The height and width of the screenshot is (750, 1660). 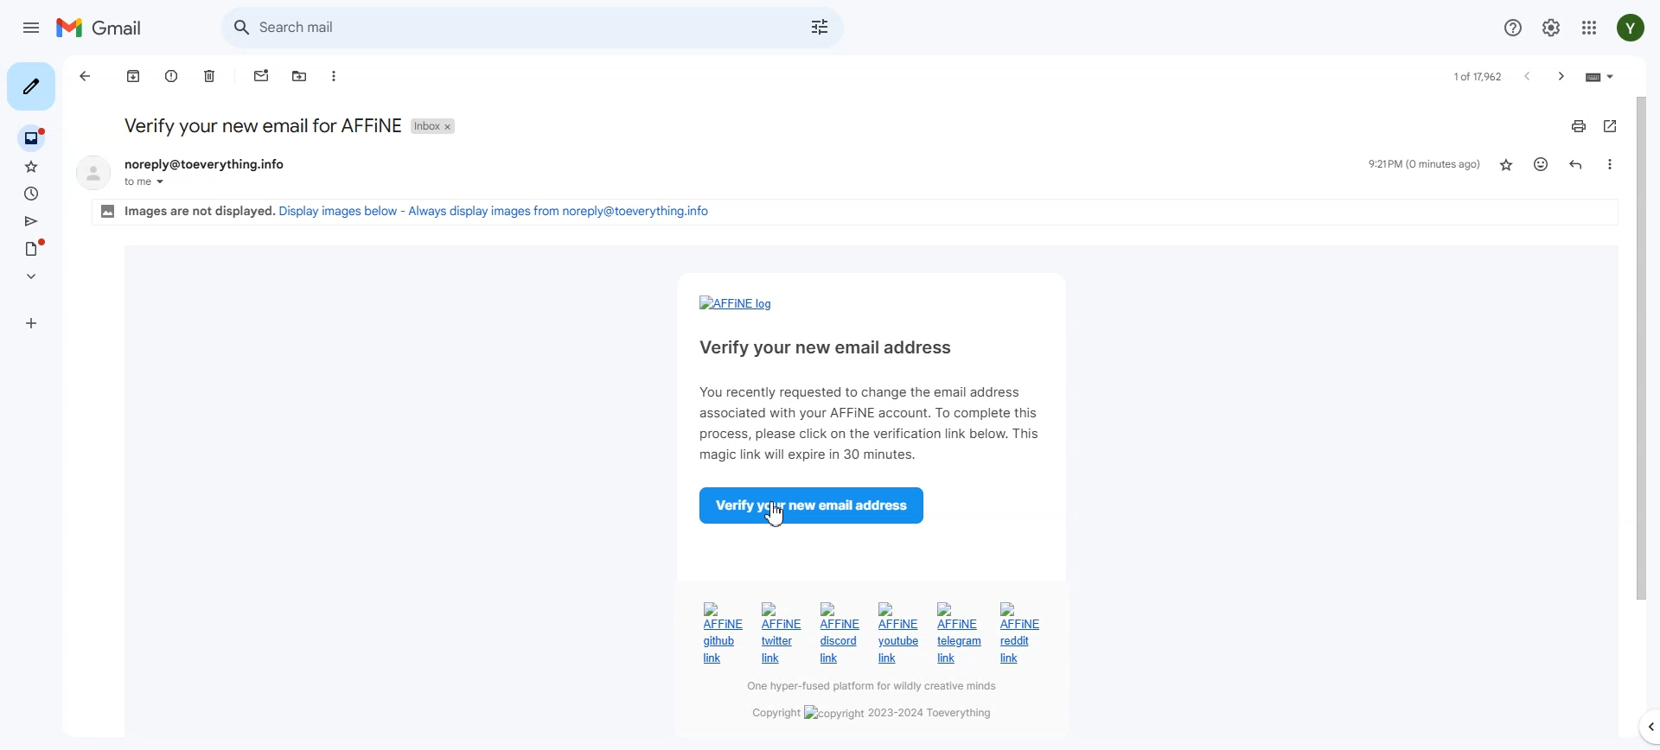 I want to click on AFFiNE youtube Hyperlink, so click(x=897, y=632).